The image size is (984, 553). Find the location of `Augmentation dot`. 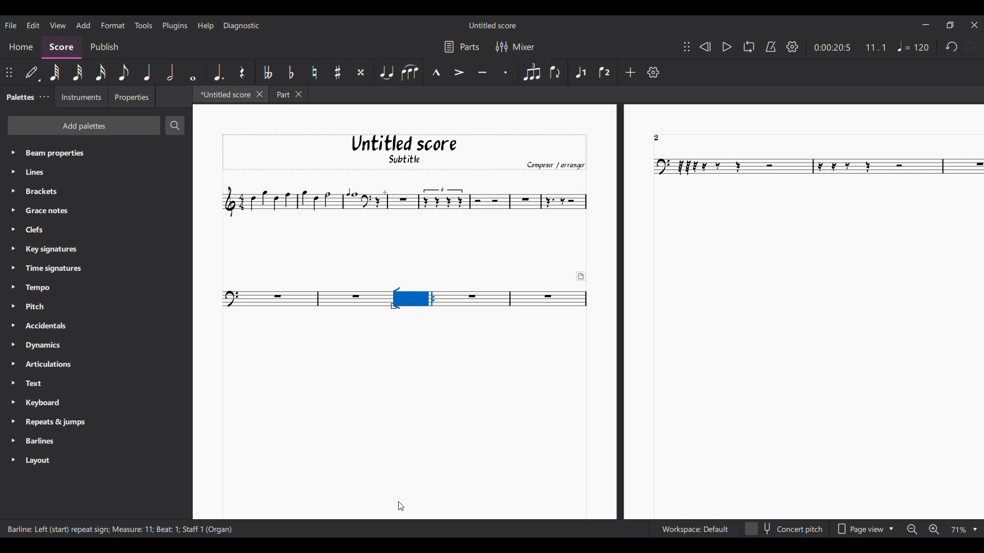

Augmentation dot is located at coordinates (218, 72).